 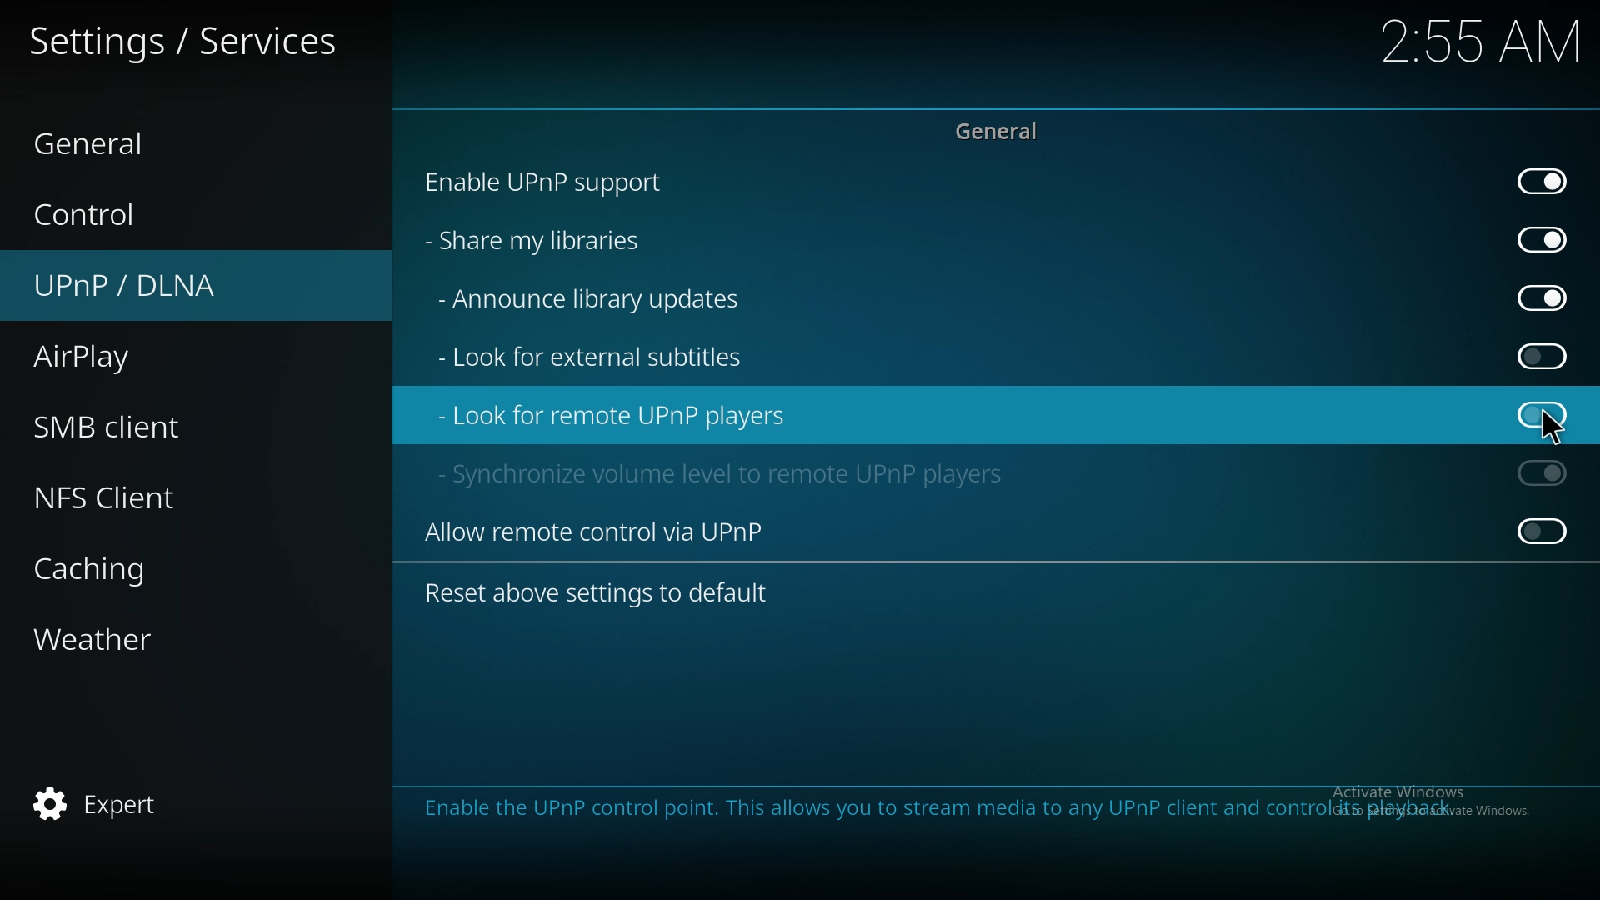 What do you see at coordinates (115, 359) in the screenshot?
I see `airplay` at bounding box center [115, 359].